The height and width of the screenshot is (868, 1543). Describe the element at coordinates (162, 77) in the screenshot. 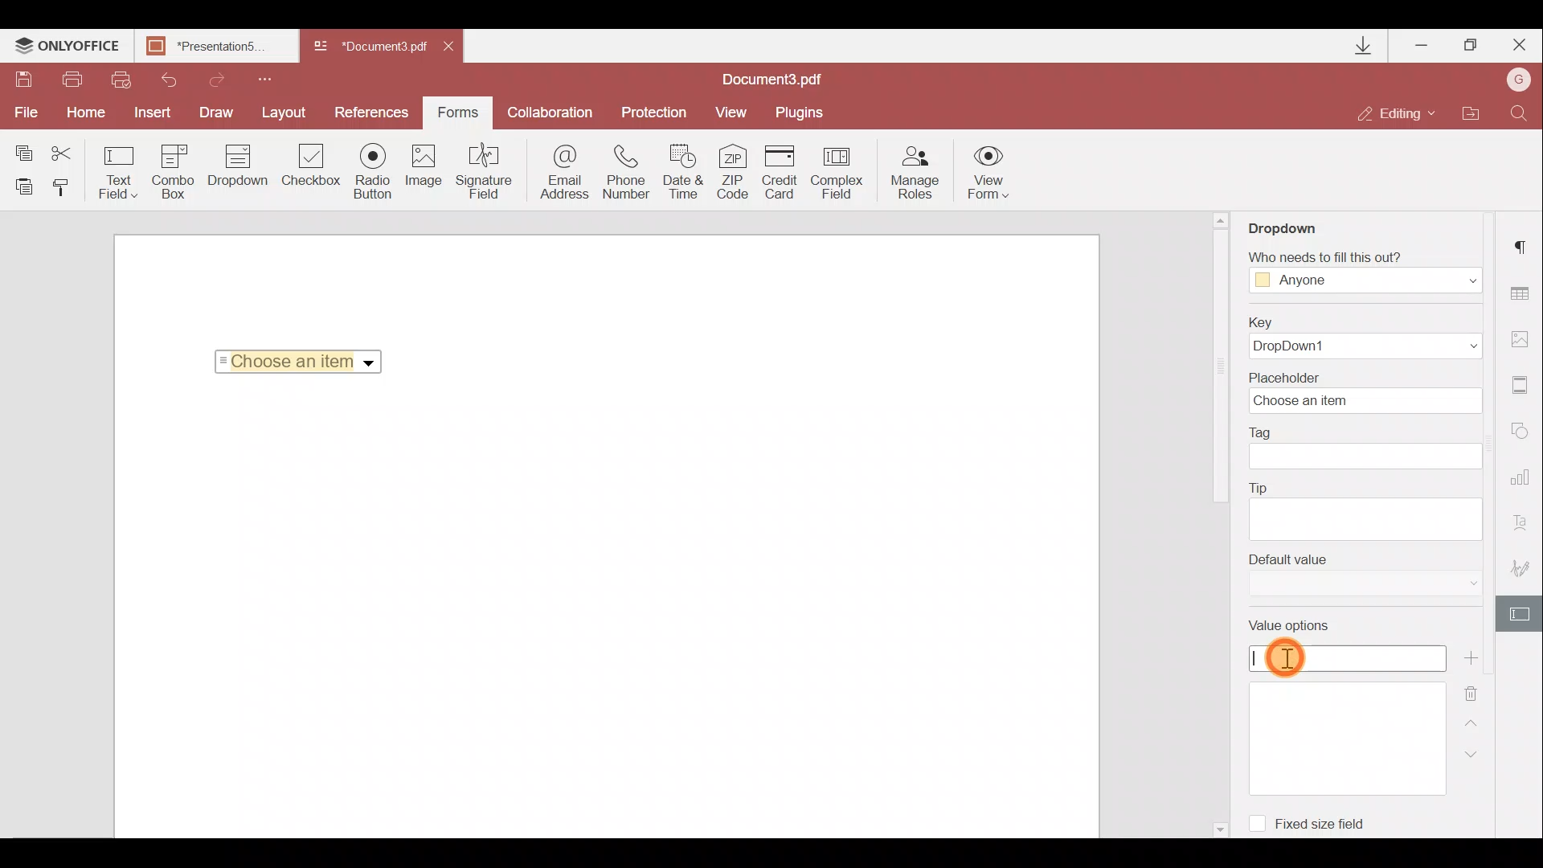

I see `Undo` at that location.